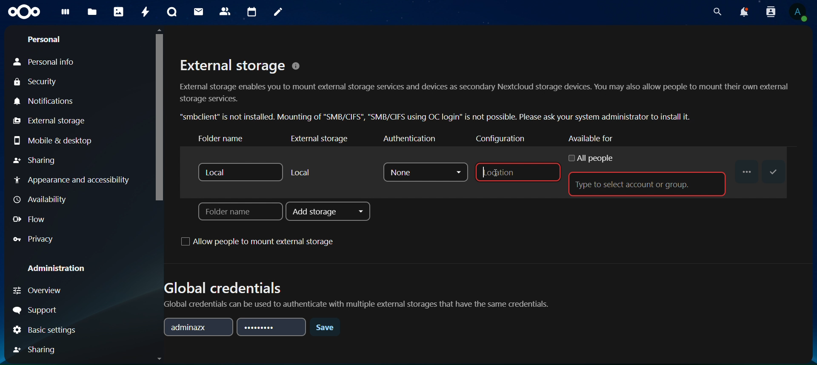 This screenshot has width=817, height=365. Describe the element at coordinates (591, 158) in the screenshot. I see `all people` at that location.